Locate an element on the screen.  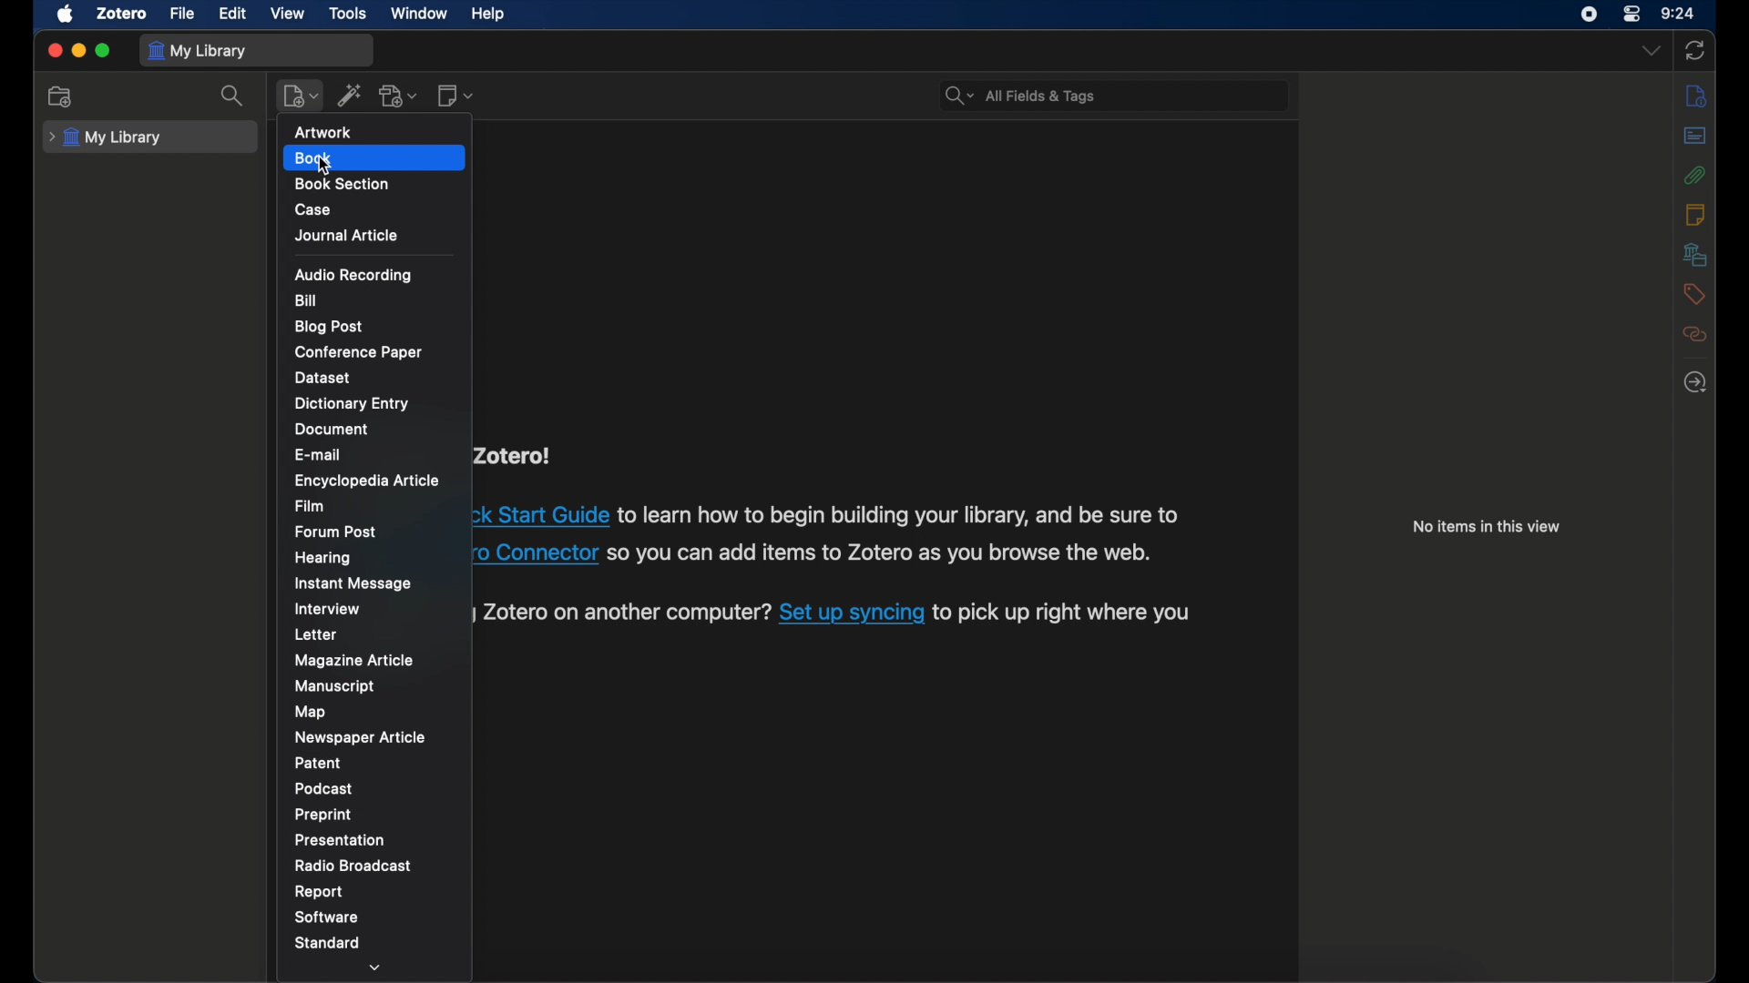
add attachment is located at coordinates (400, 96).